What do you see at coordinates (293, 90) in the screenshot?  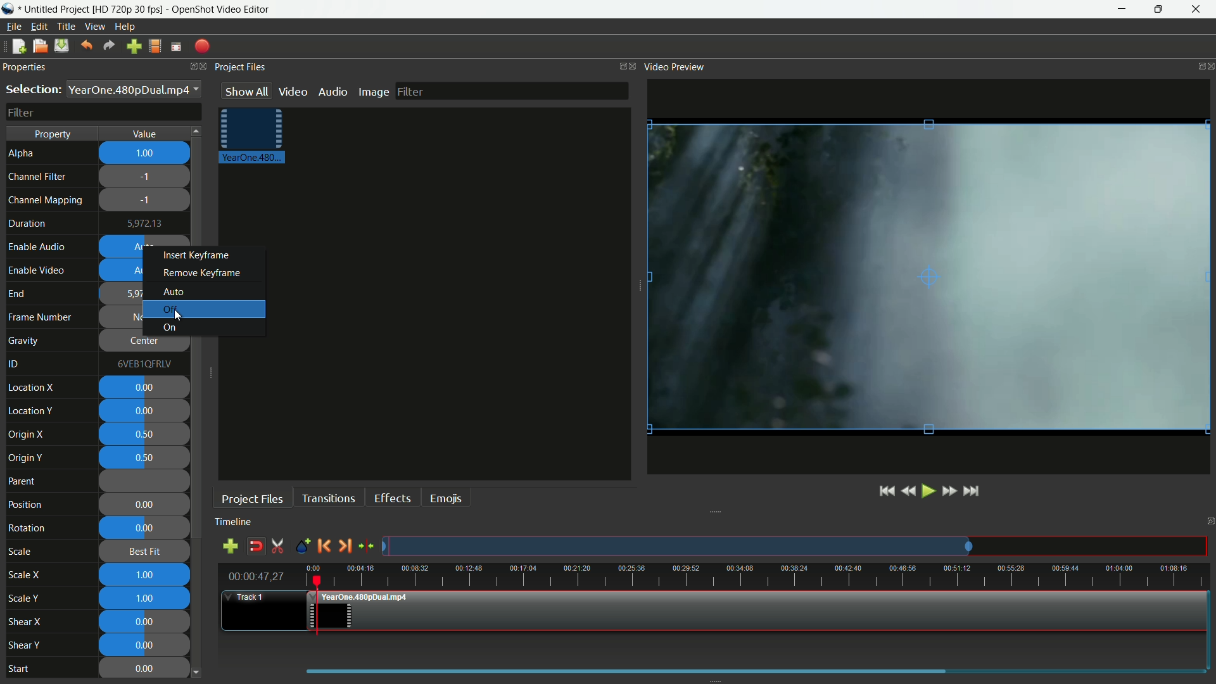 I see `video` at bounding box center [293, 90].